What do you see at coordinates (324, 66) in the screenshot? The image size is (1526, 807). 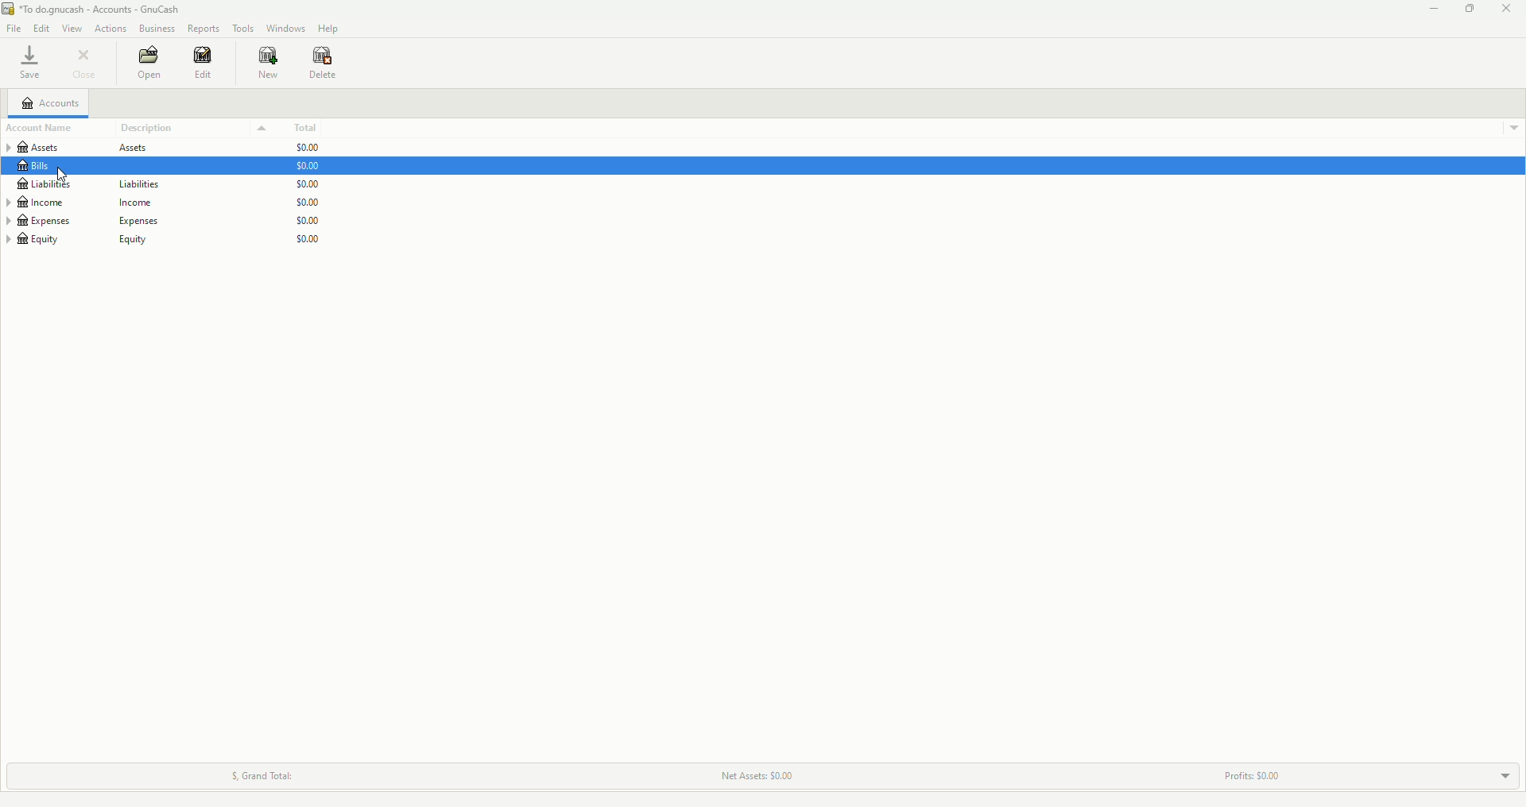 I see `Delete` at bounding box center [324, 66].